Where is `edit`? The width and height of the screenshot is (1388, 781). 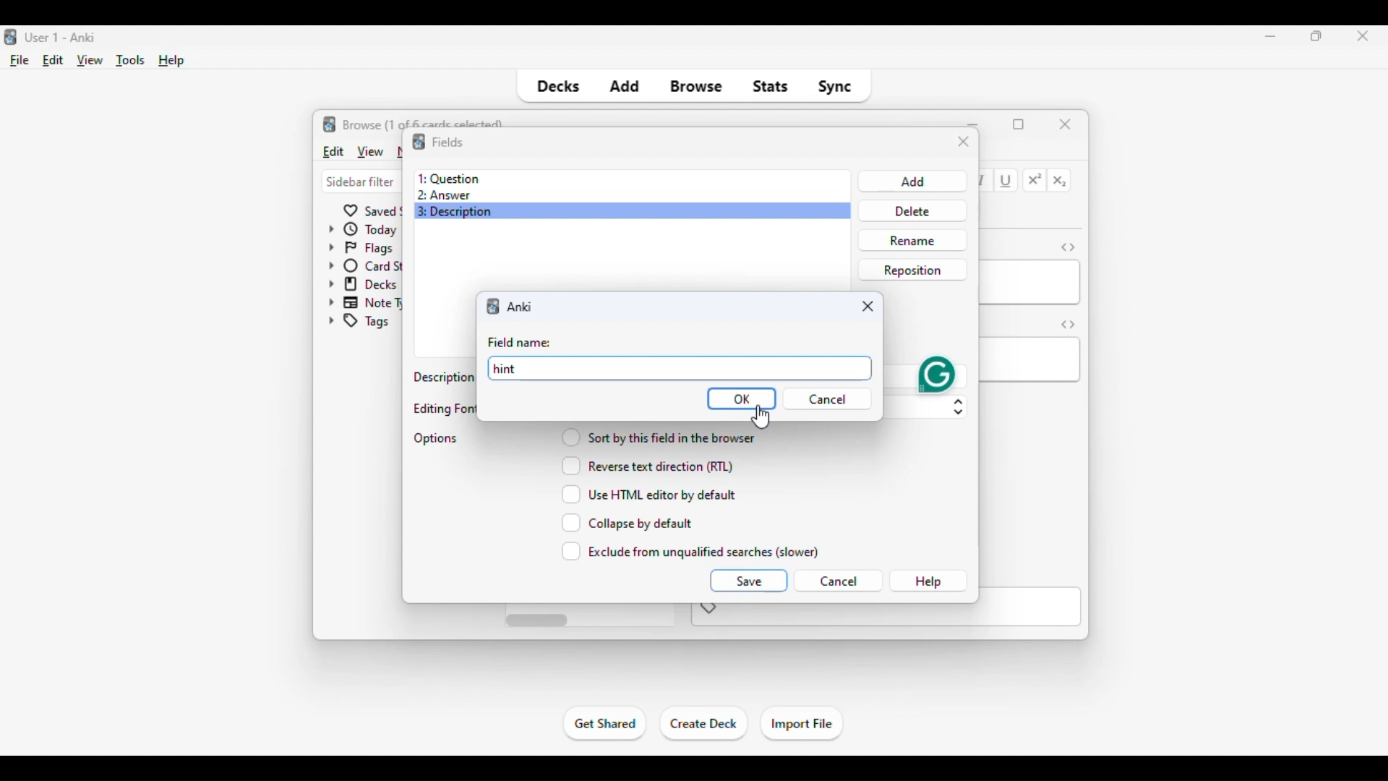 edit is located at coordinates (53, 60).